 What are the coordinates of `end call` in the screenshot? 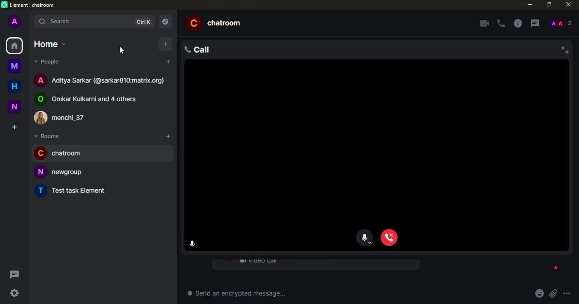 It's located at (389, 238).